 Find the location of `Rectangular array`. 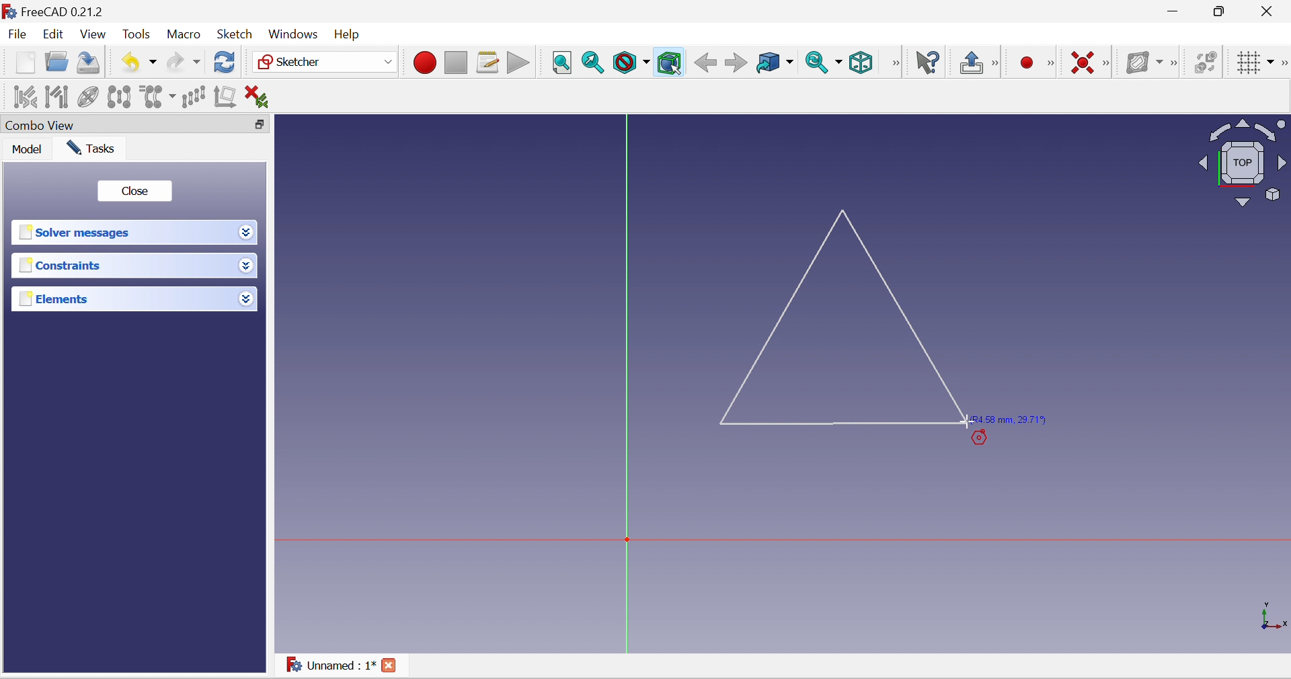

Rectangular array is located at coordinates (194, 97).